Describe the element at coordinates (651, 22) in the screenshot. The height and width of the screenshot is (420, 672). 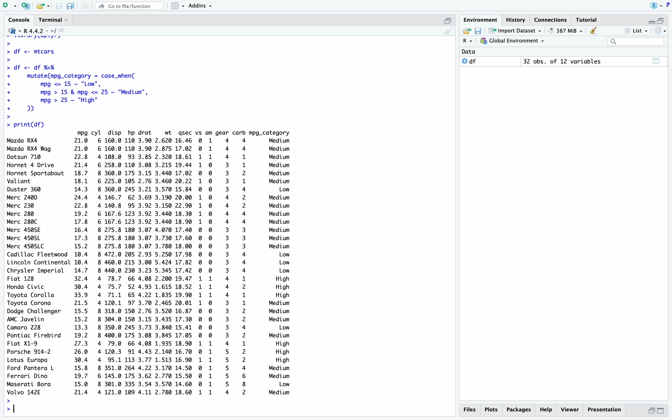
I see `Collapse/expand` at that location.